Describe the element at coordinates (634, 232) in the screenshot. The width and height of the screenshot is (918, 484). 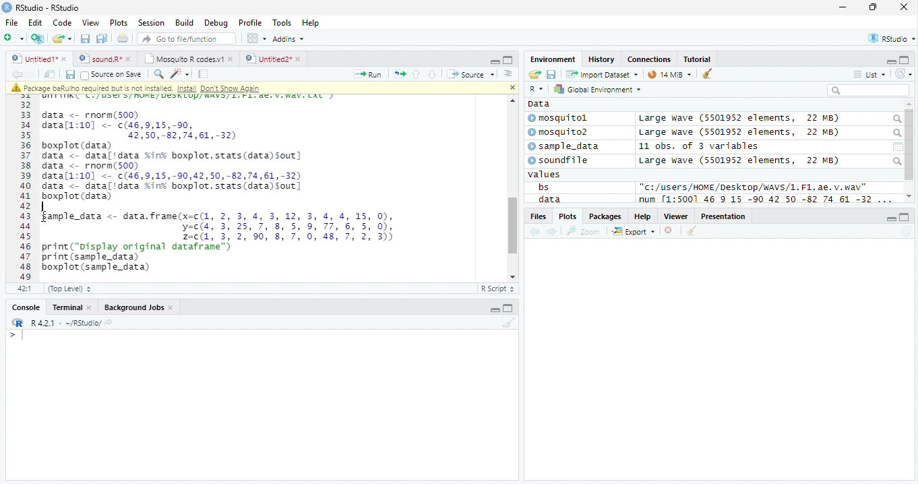
I see `Export` at that location.